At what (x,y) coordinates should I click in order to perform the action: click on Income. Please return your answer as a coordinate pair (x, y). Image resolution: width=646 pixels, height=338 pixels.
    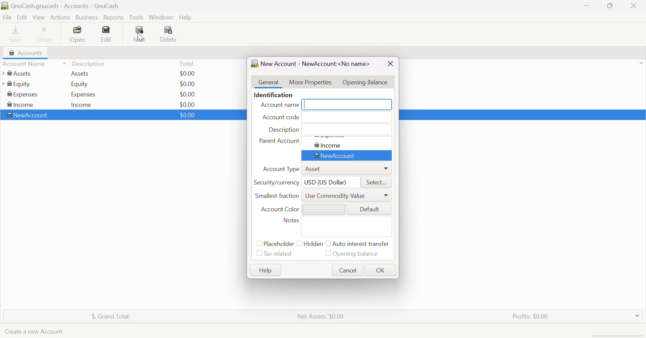
    Looking at the image, I should click on (23, 104).